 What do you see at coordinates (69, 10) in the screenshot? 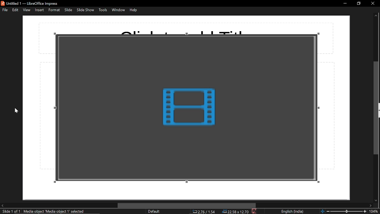
I see `slide` at bounding box center [69, 10].